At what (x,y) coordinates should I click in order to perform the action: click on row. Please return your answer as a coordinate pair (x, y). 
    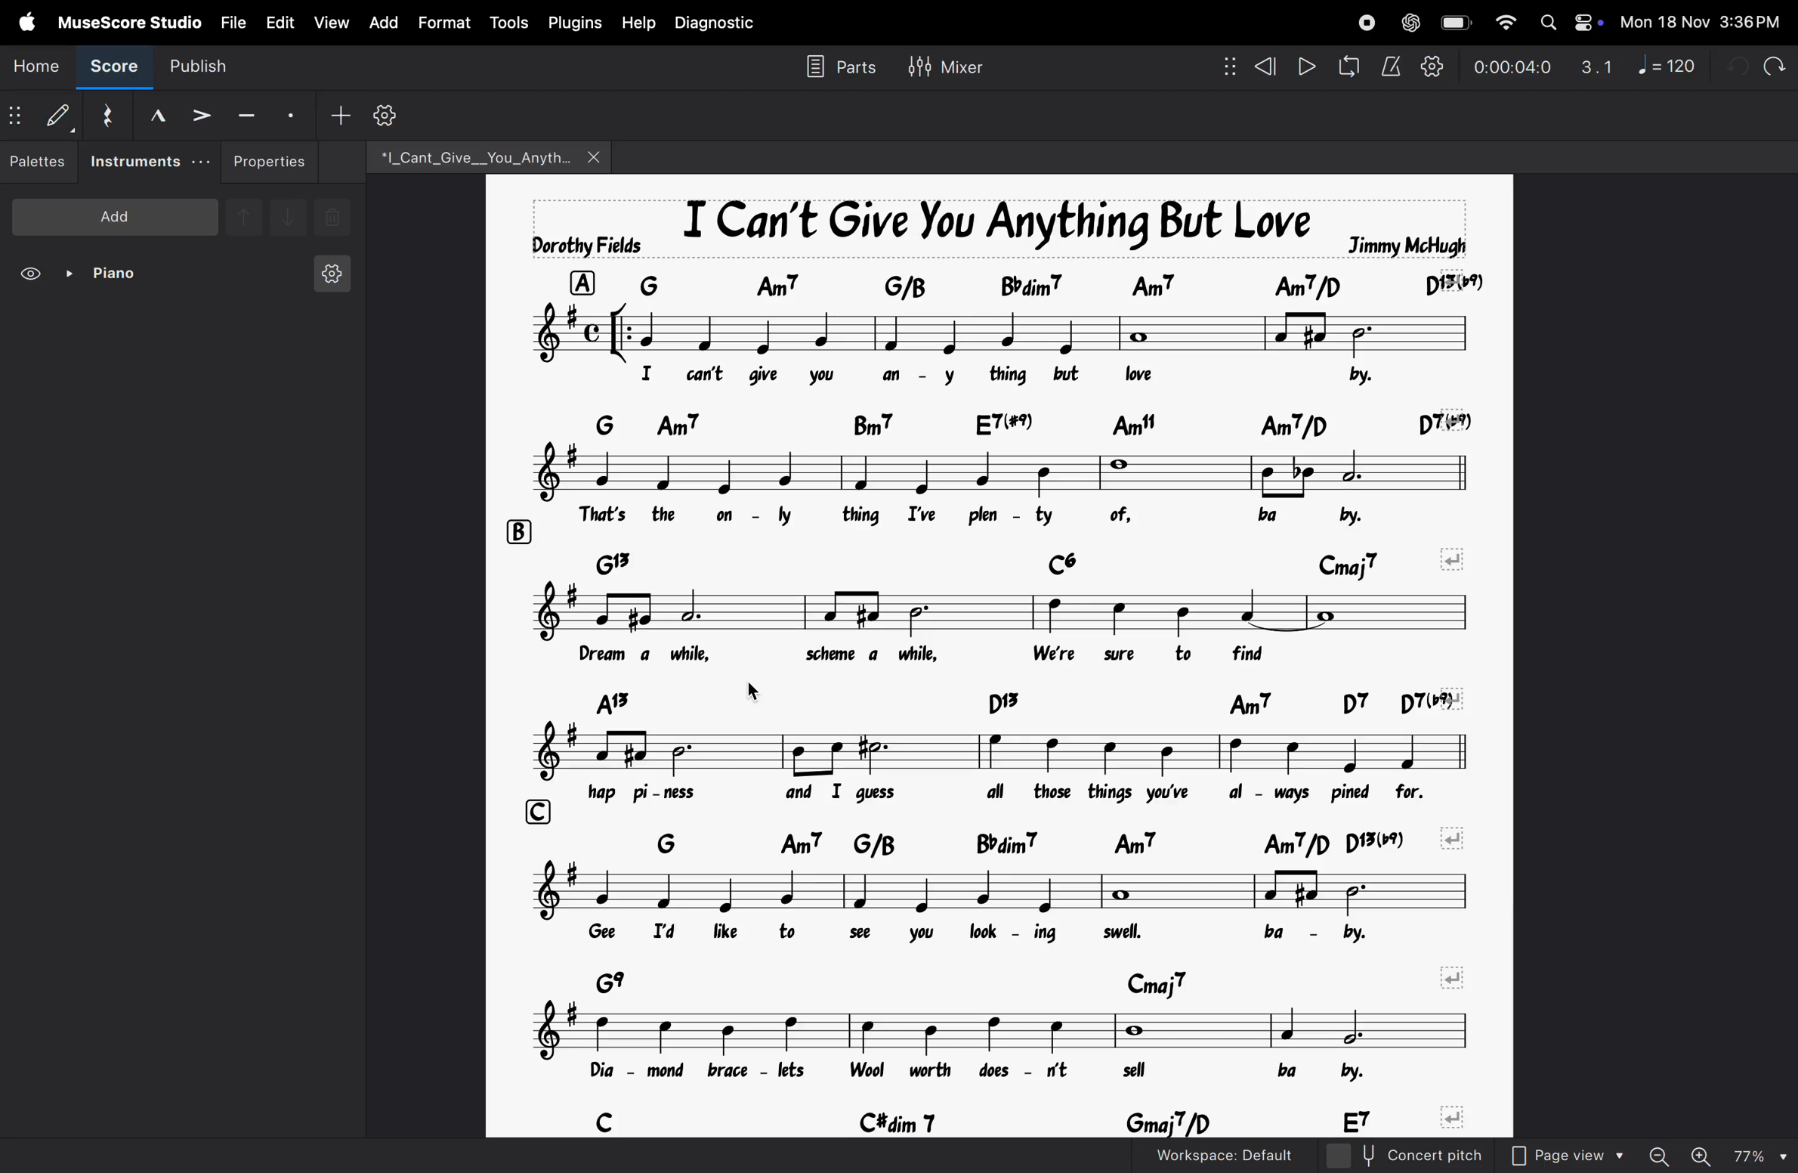
    Looking at the image, I should click on (545, 812).